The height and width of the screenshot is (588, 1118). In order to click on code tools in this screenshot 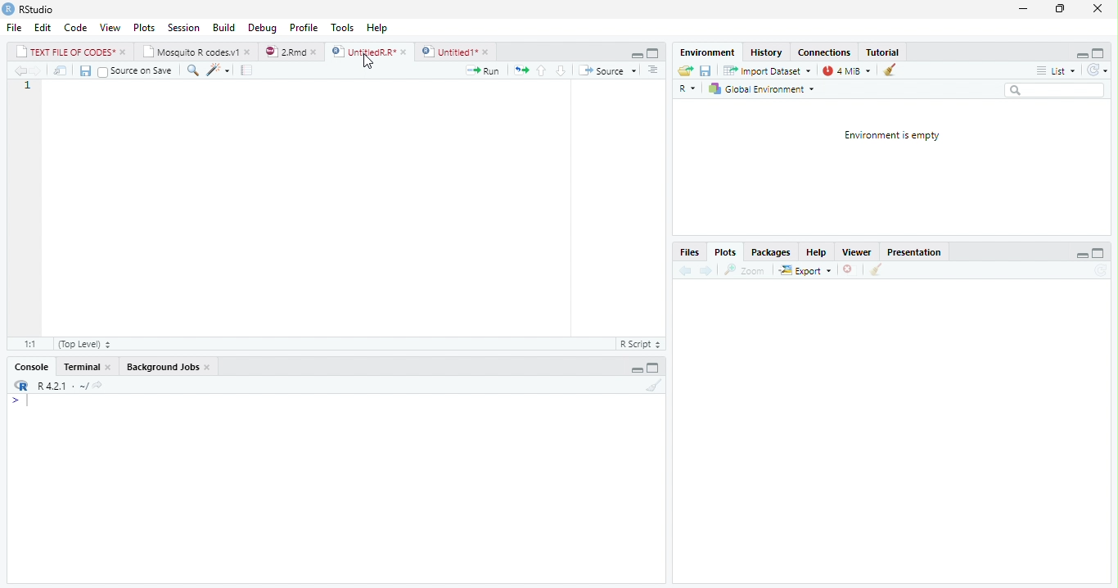, I will do `click(218, 73)`.